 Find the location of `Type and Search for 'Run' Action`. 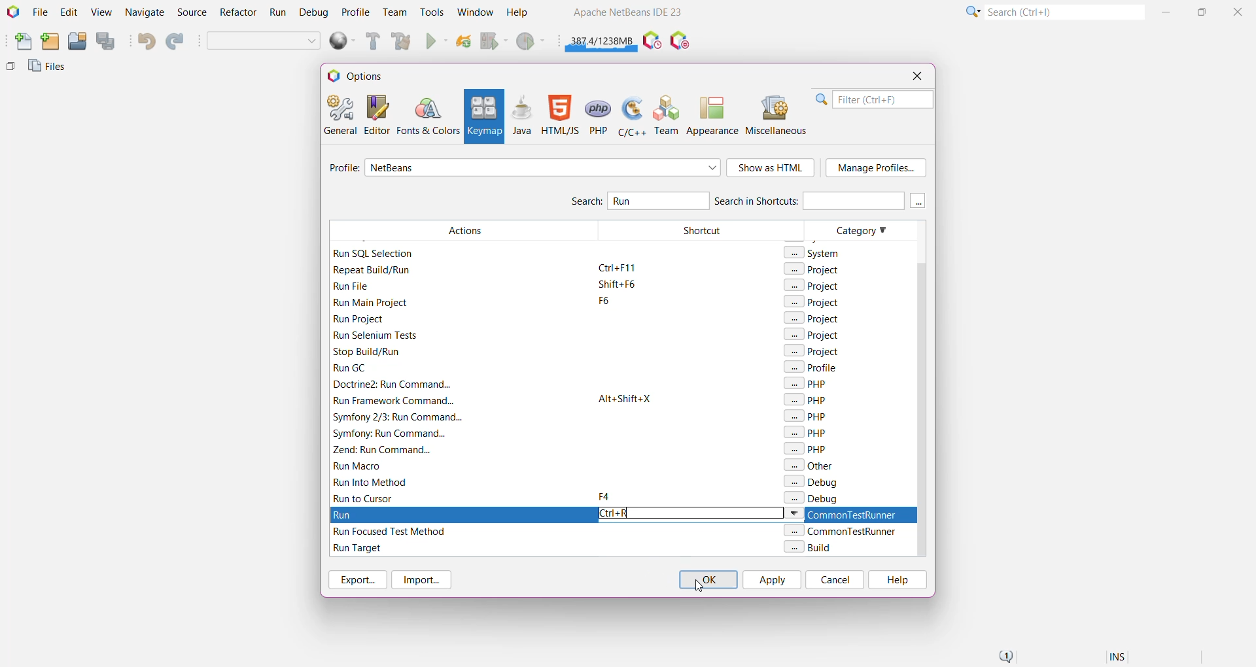

Type and Search for 'Run' Action is located at coordinates (659, 200).